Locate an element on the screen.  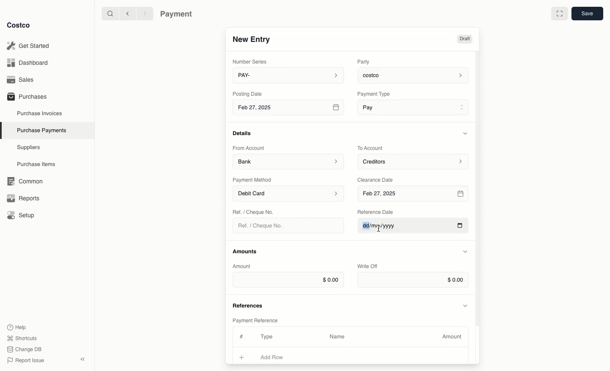
Add Row is located at coordinates (277, 357).